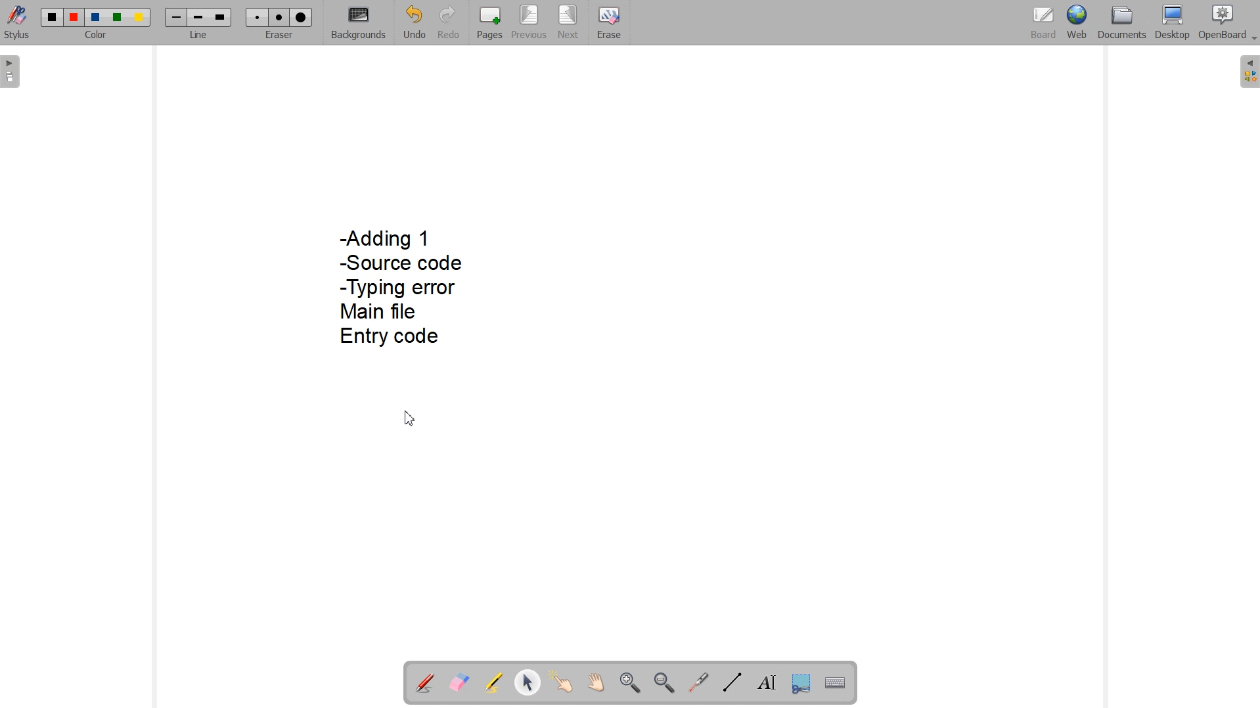 The width and height of the screenshot is (1260, 708). Describe the element at coordinates (98, 36) in the screenshot. I see `Color` at that location.